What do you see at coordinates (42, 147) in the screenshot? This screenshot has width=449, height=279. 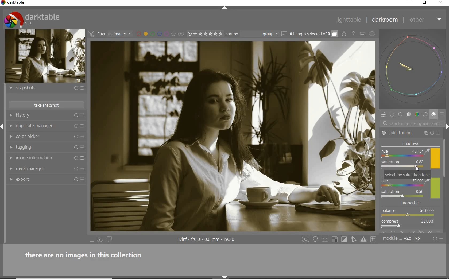 I see `tagging` at bounding box center [42, 147].